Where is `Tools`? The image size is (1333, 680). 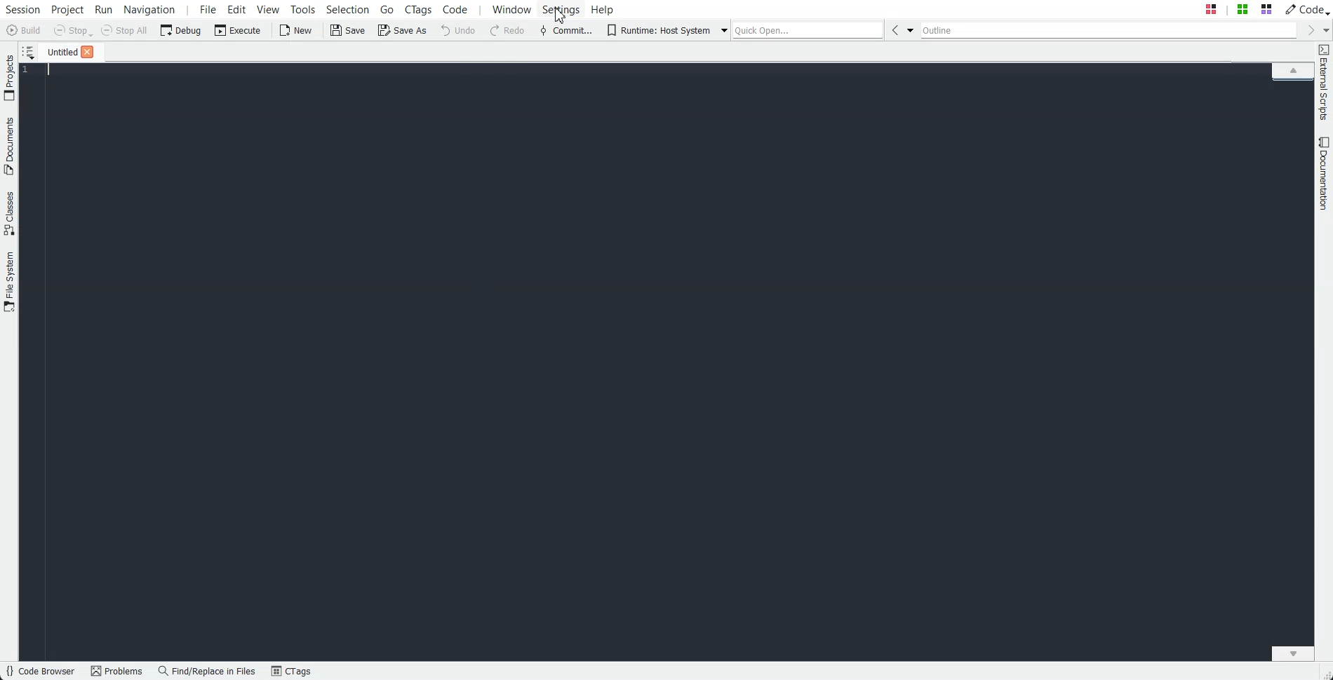 Tools is located at coordinates (304, 9).